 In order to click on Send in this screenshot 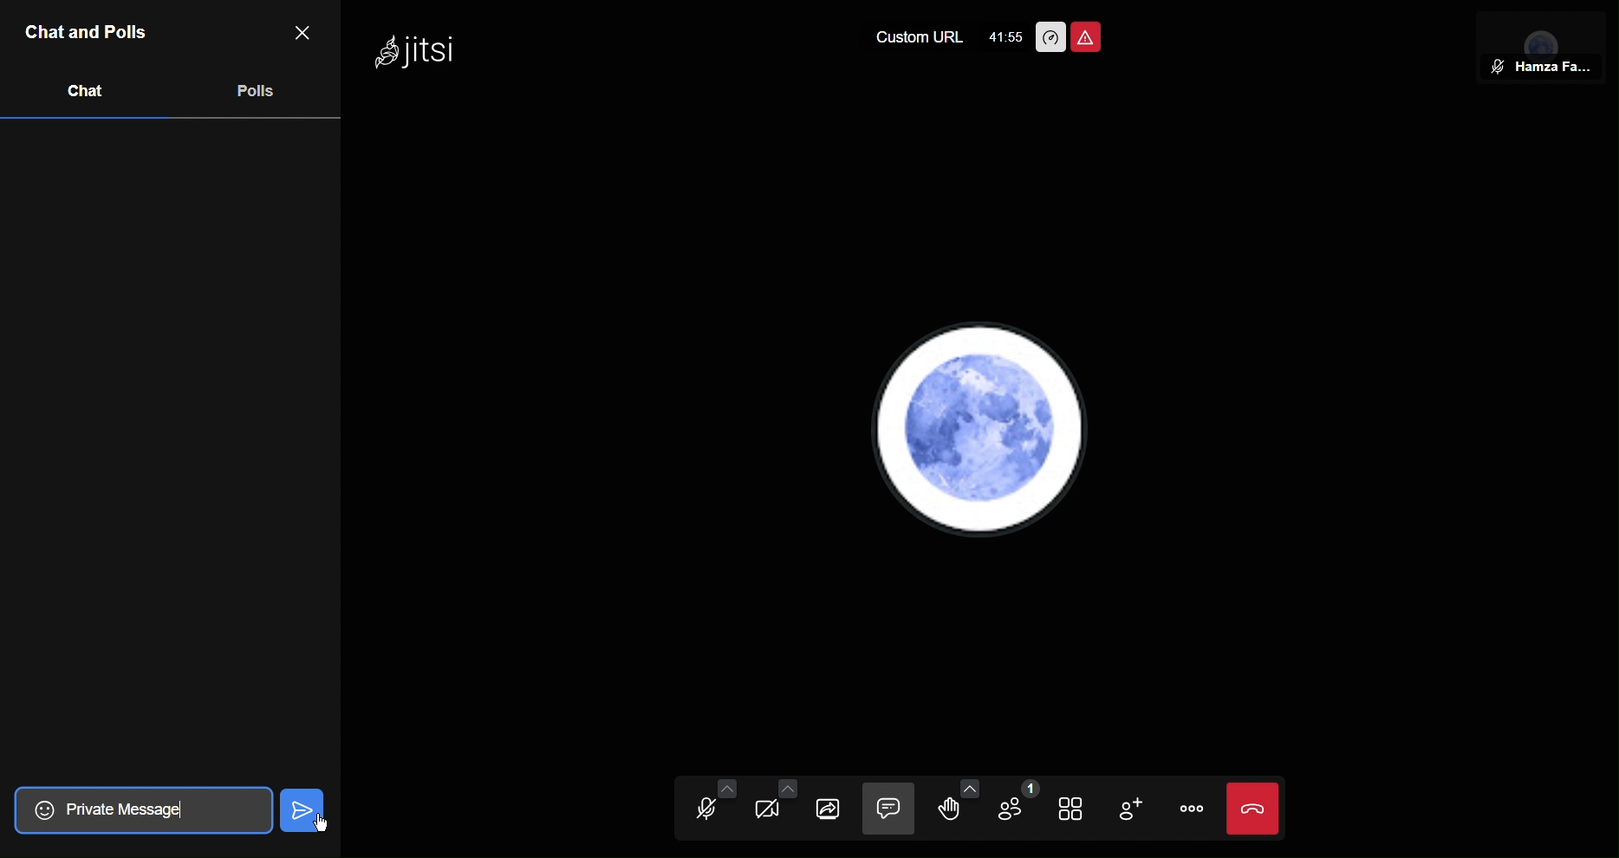, I will do `click(306, 809)`.